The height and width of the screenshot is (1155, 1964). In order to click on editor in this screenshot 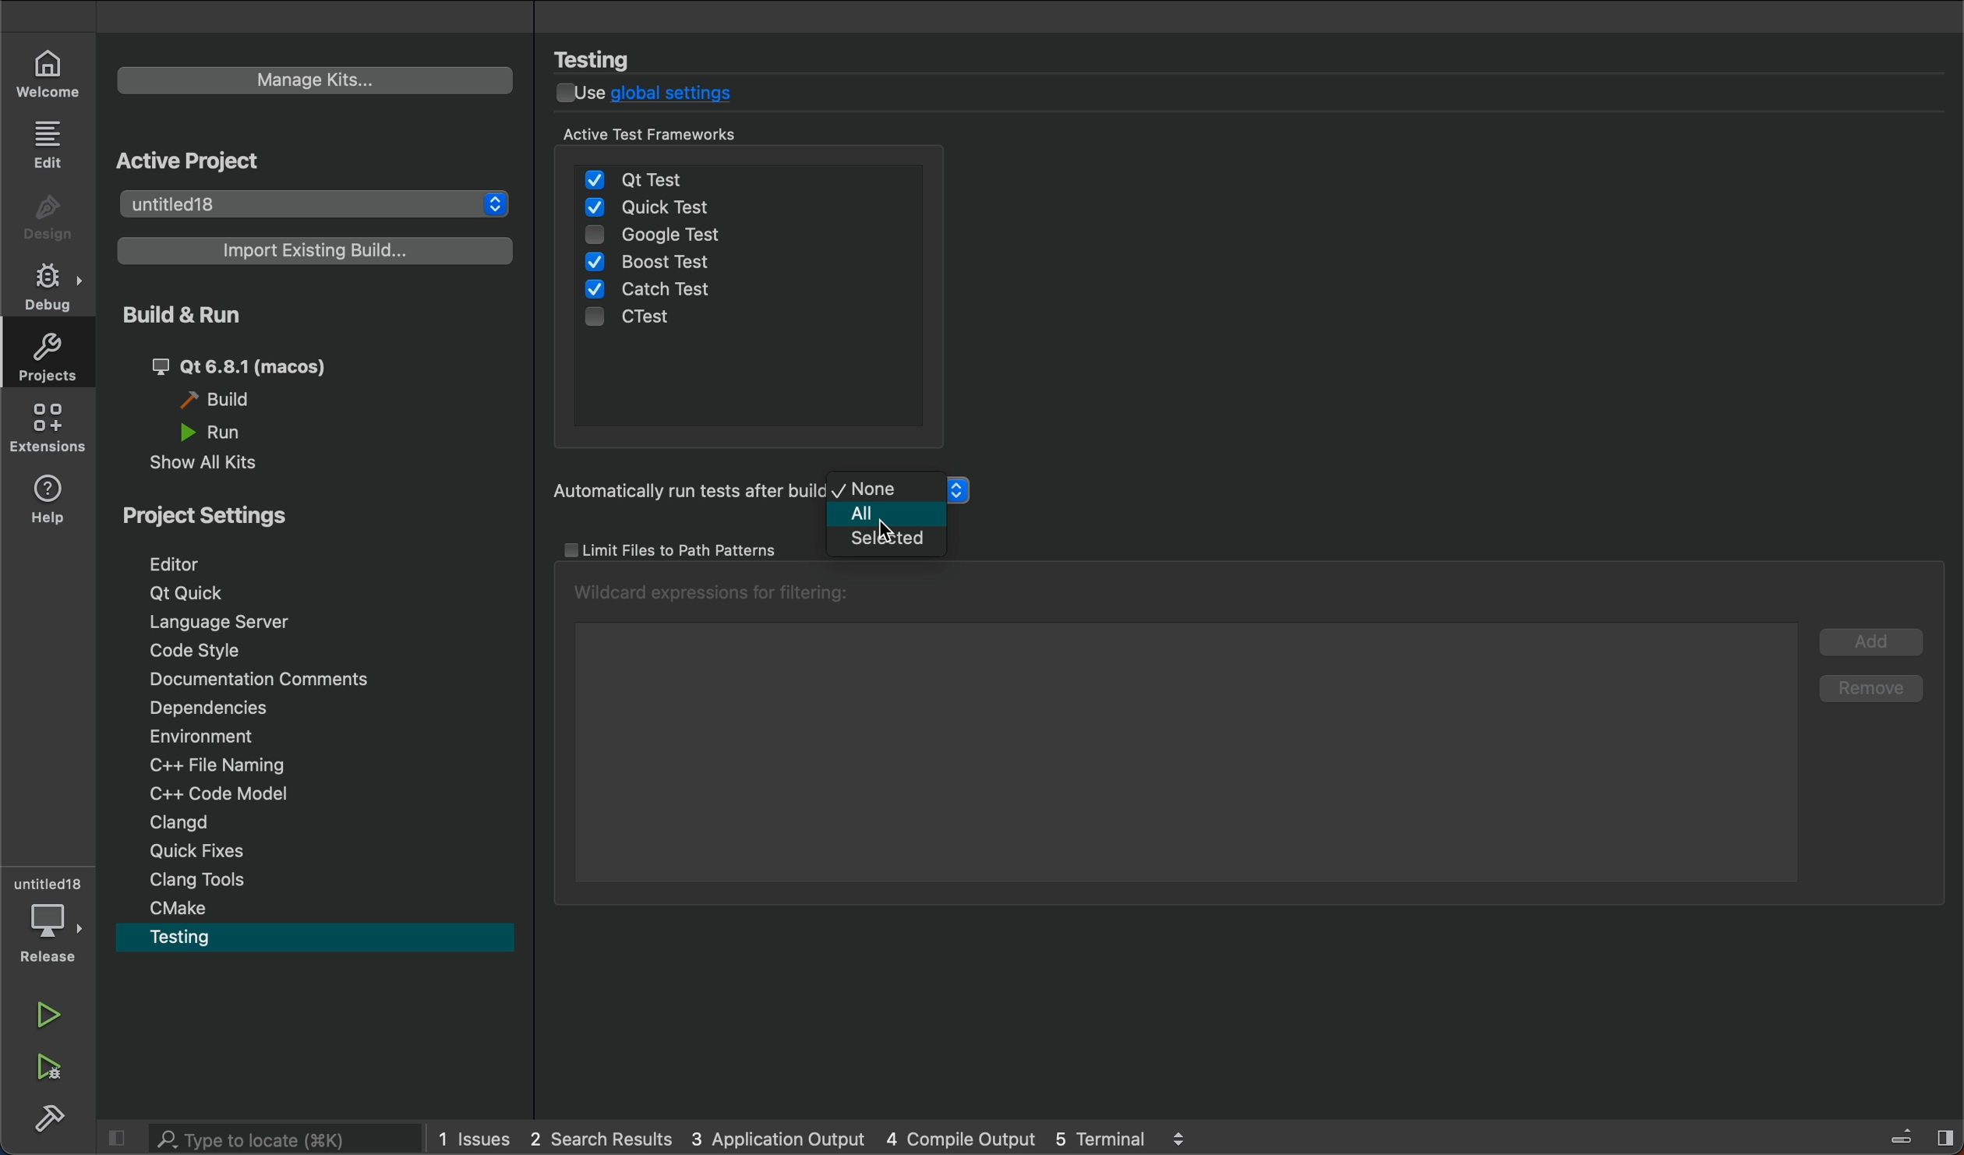, I will do `click(193, 563)`.